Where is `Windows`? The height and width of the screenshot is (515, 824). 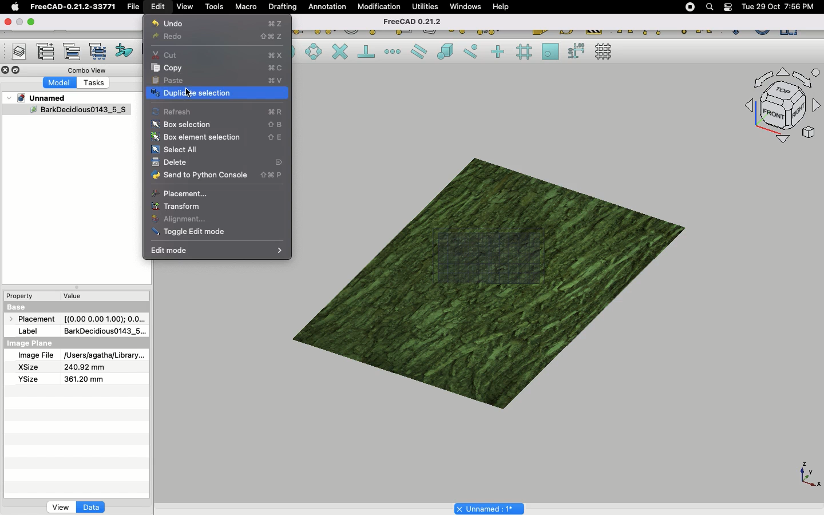
Windows is located at coordinates (468, 8).